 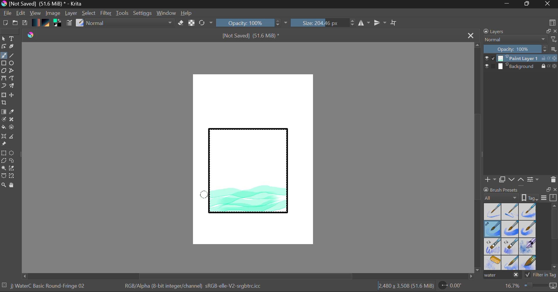 I want to click on Transform Layer, so click(x=3, y=94).